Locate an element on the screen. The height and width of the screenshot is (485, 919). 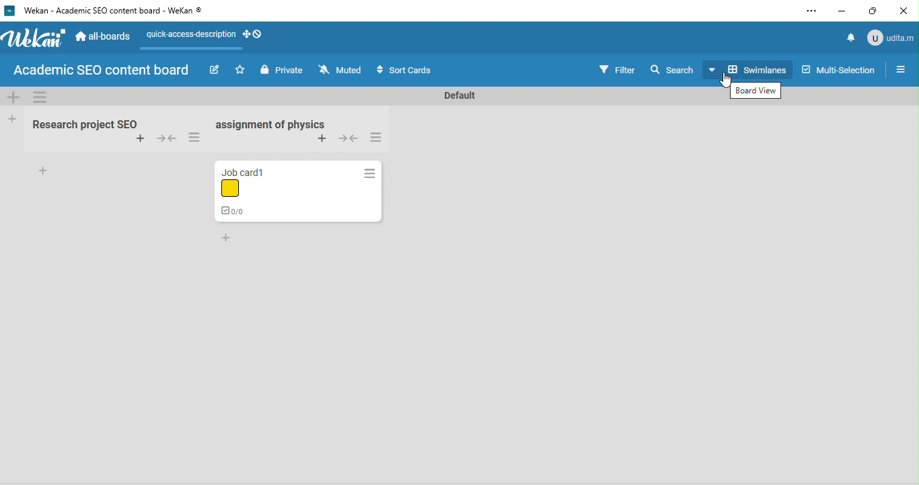
open sidebar is located at coordinates (902, 69).